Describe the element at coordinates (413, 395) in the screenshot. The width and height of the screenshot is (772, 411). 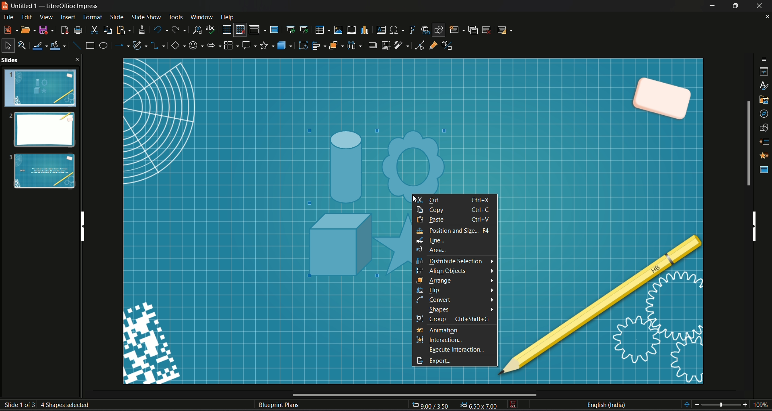
I see `Horizontal Scroll` at that location.